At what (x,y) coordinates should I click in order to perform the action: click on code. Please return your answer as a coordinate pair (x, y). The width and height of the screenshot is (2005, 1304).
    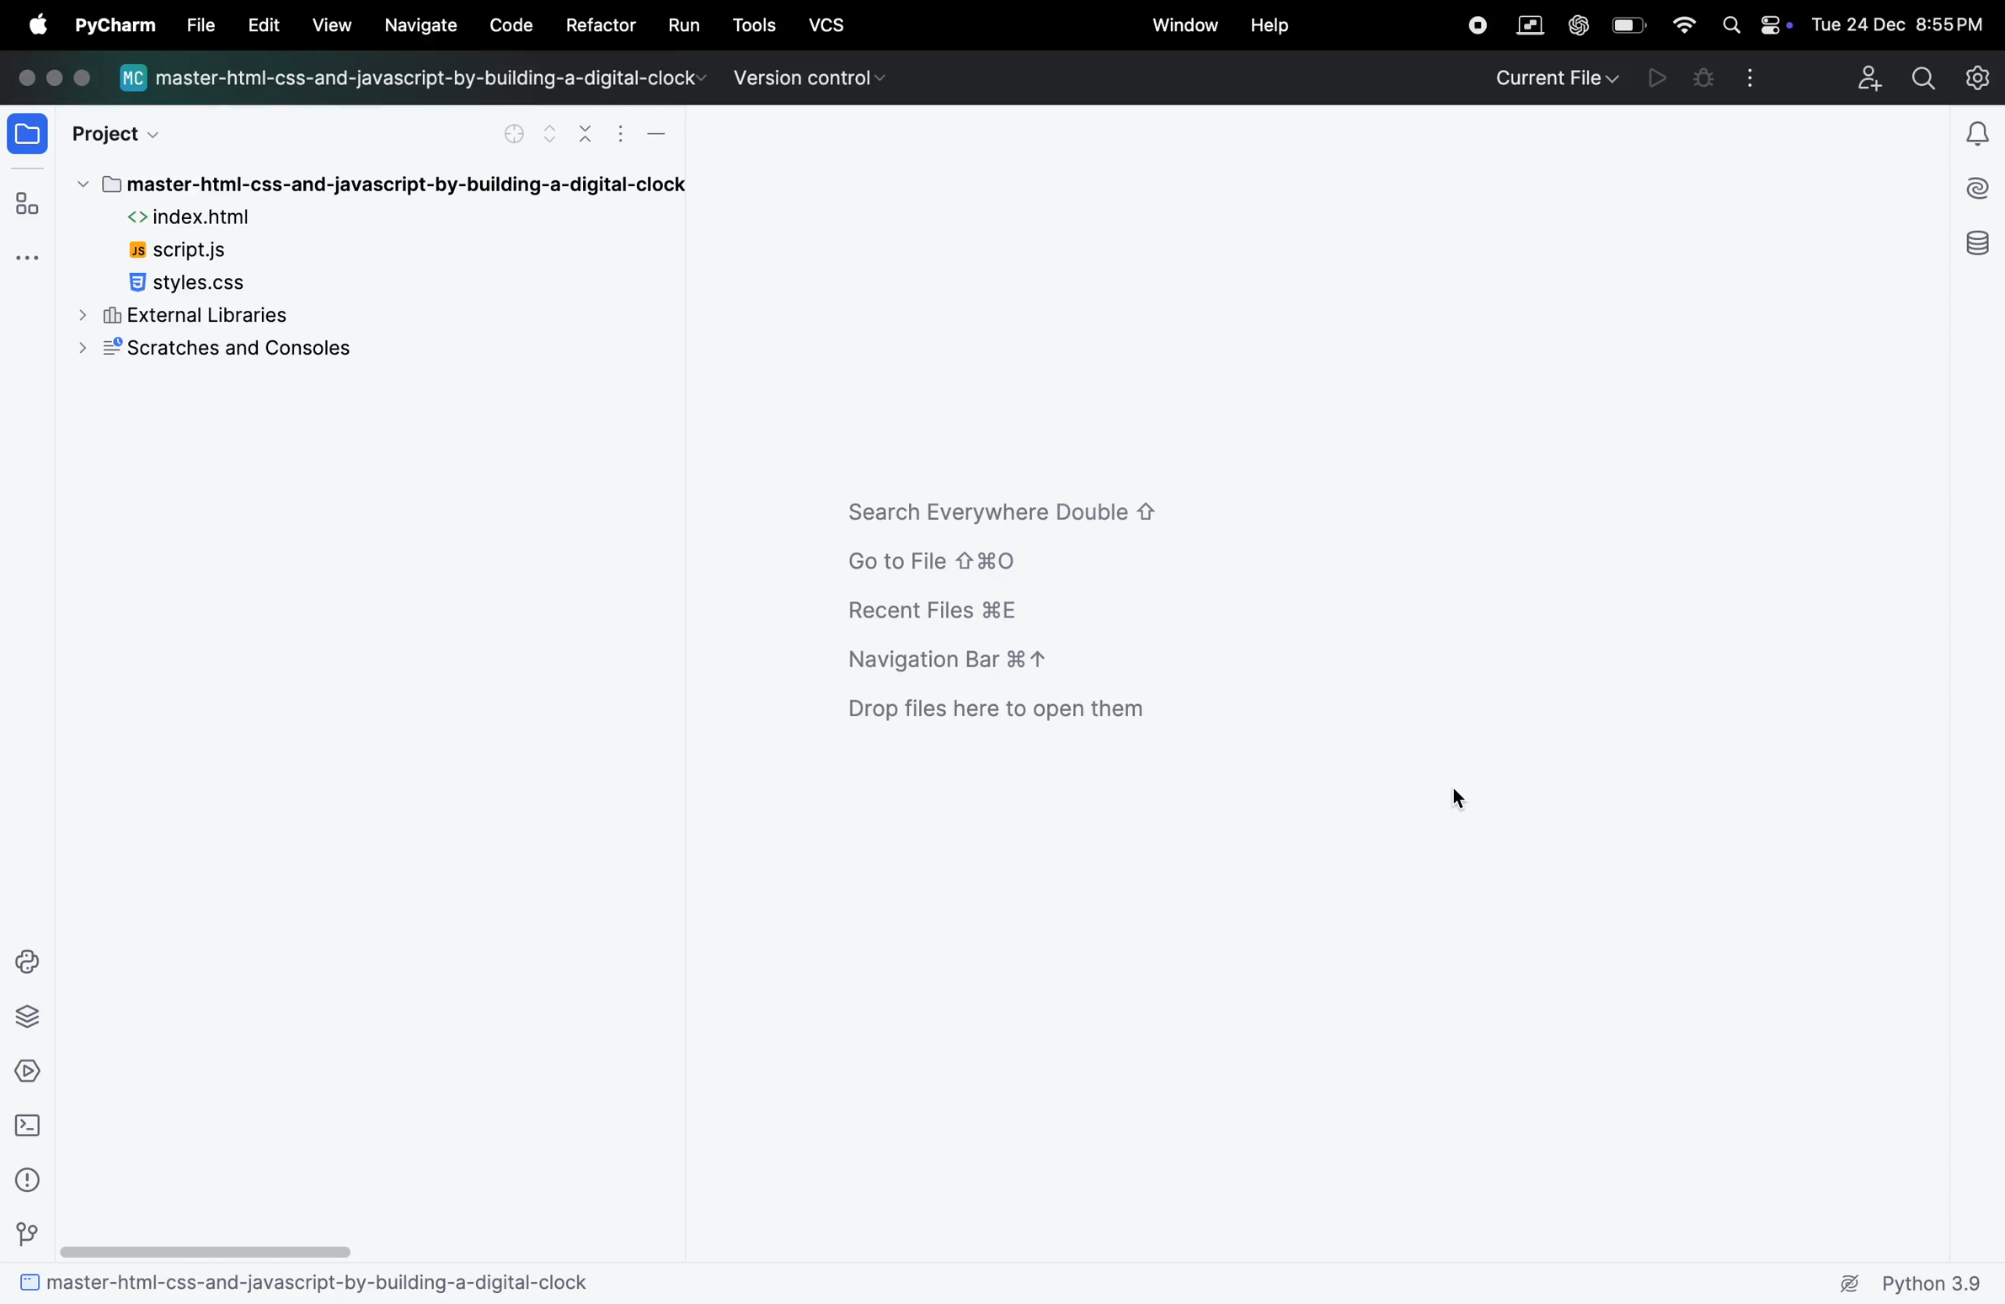
    Looking at the image, I should click on (508, 24).